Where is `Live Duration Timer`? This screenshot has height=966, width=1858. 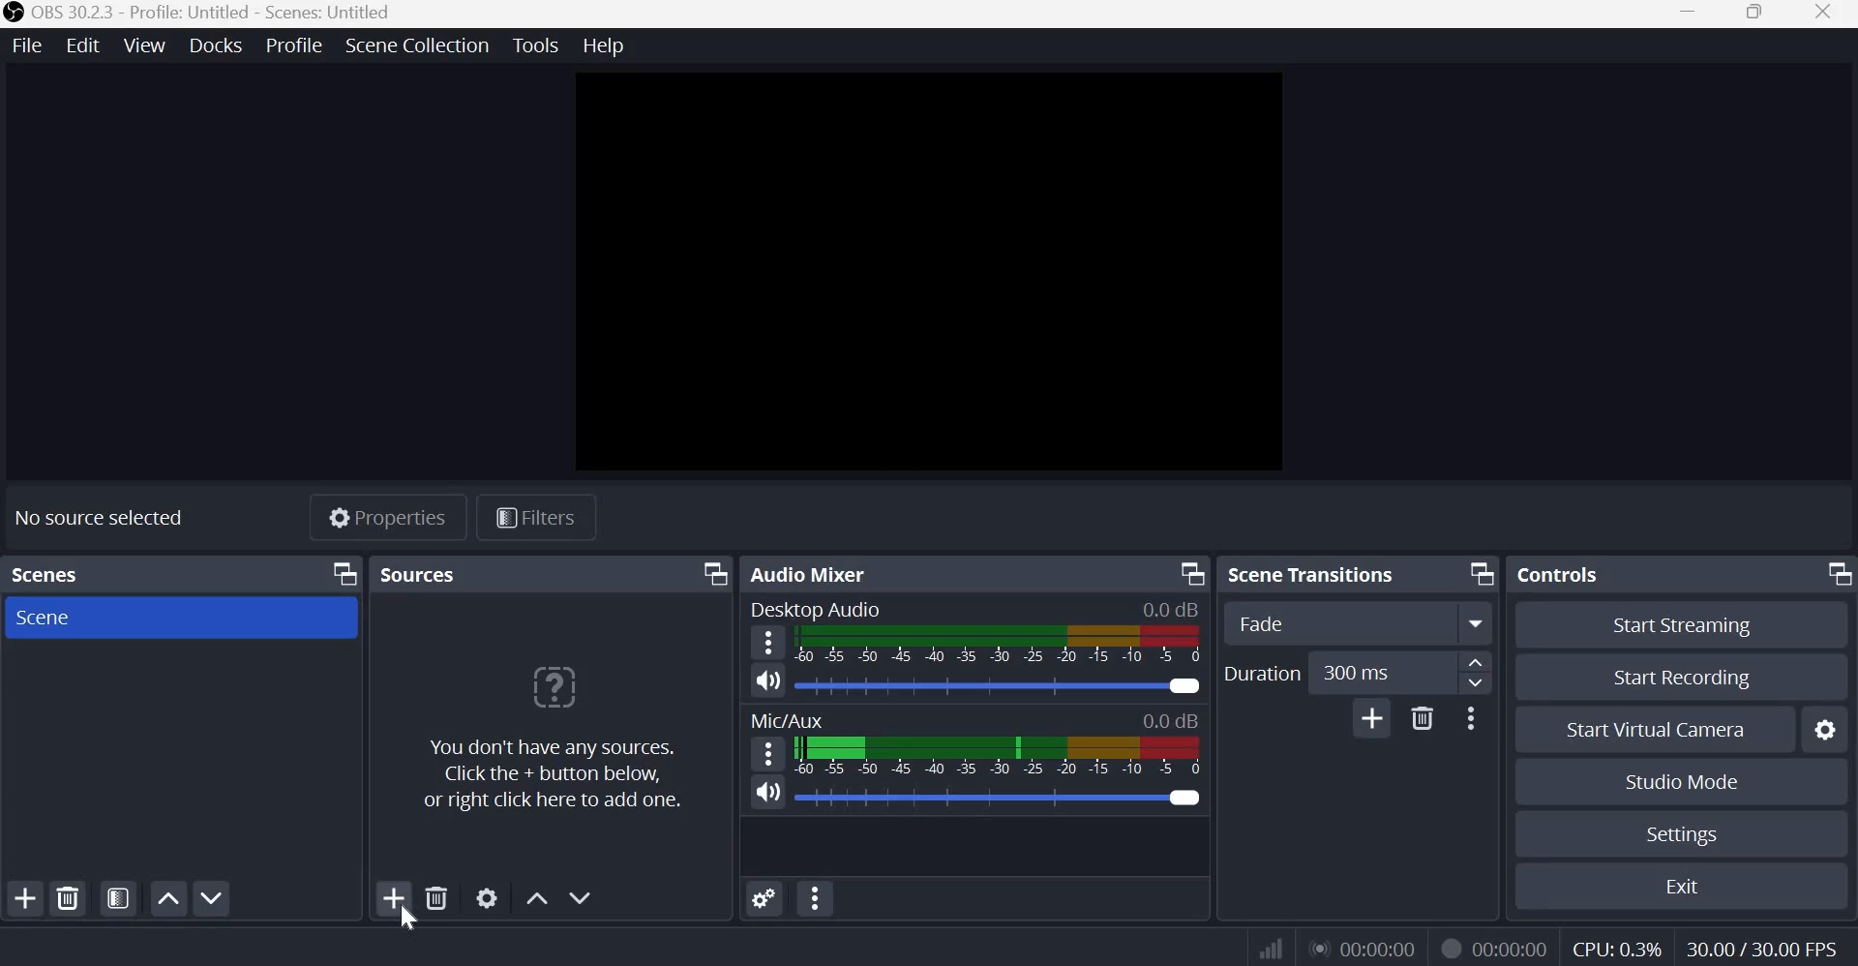
Live Duration Timer is located at coordinates (1450, 947).